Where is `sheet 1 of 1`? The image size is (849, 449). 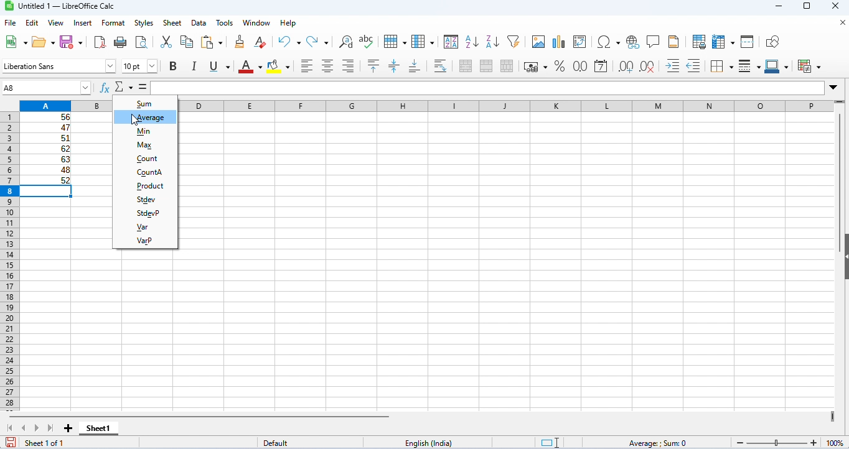
sheet 1 of 1 is located at coordinates (45, 443).